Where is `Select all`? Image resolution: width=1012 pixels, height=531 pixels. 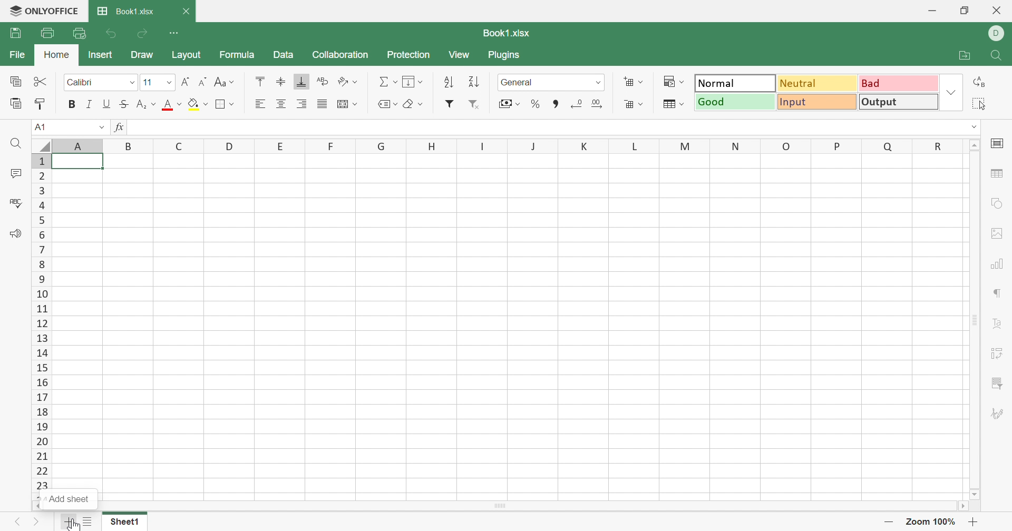
Select all is located at coordinates (40, 145).